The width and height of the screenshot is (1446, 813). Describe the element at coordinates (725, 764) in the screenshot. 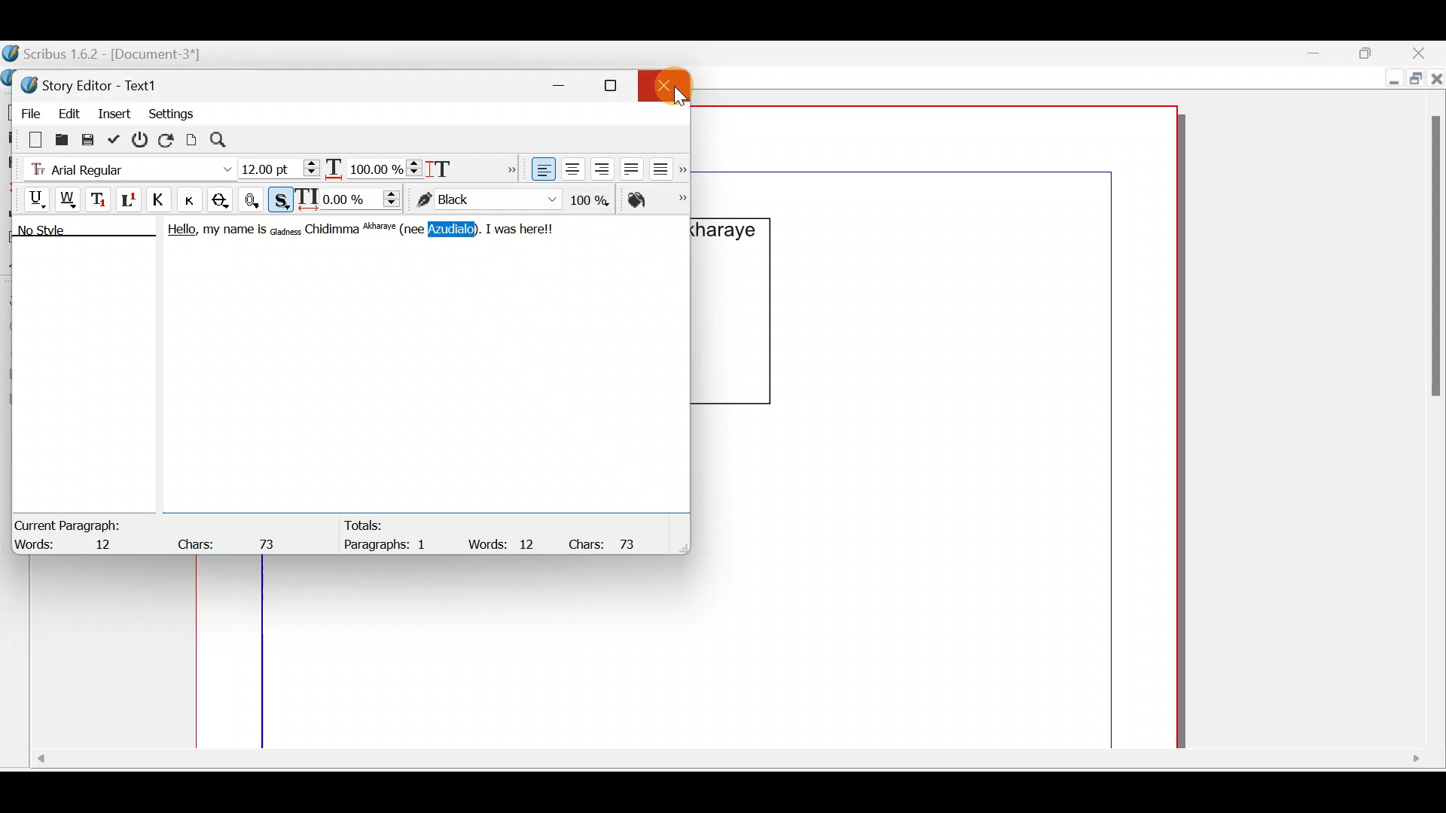

I see `Scroll bar` at that location.